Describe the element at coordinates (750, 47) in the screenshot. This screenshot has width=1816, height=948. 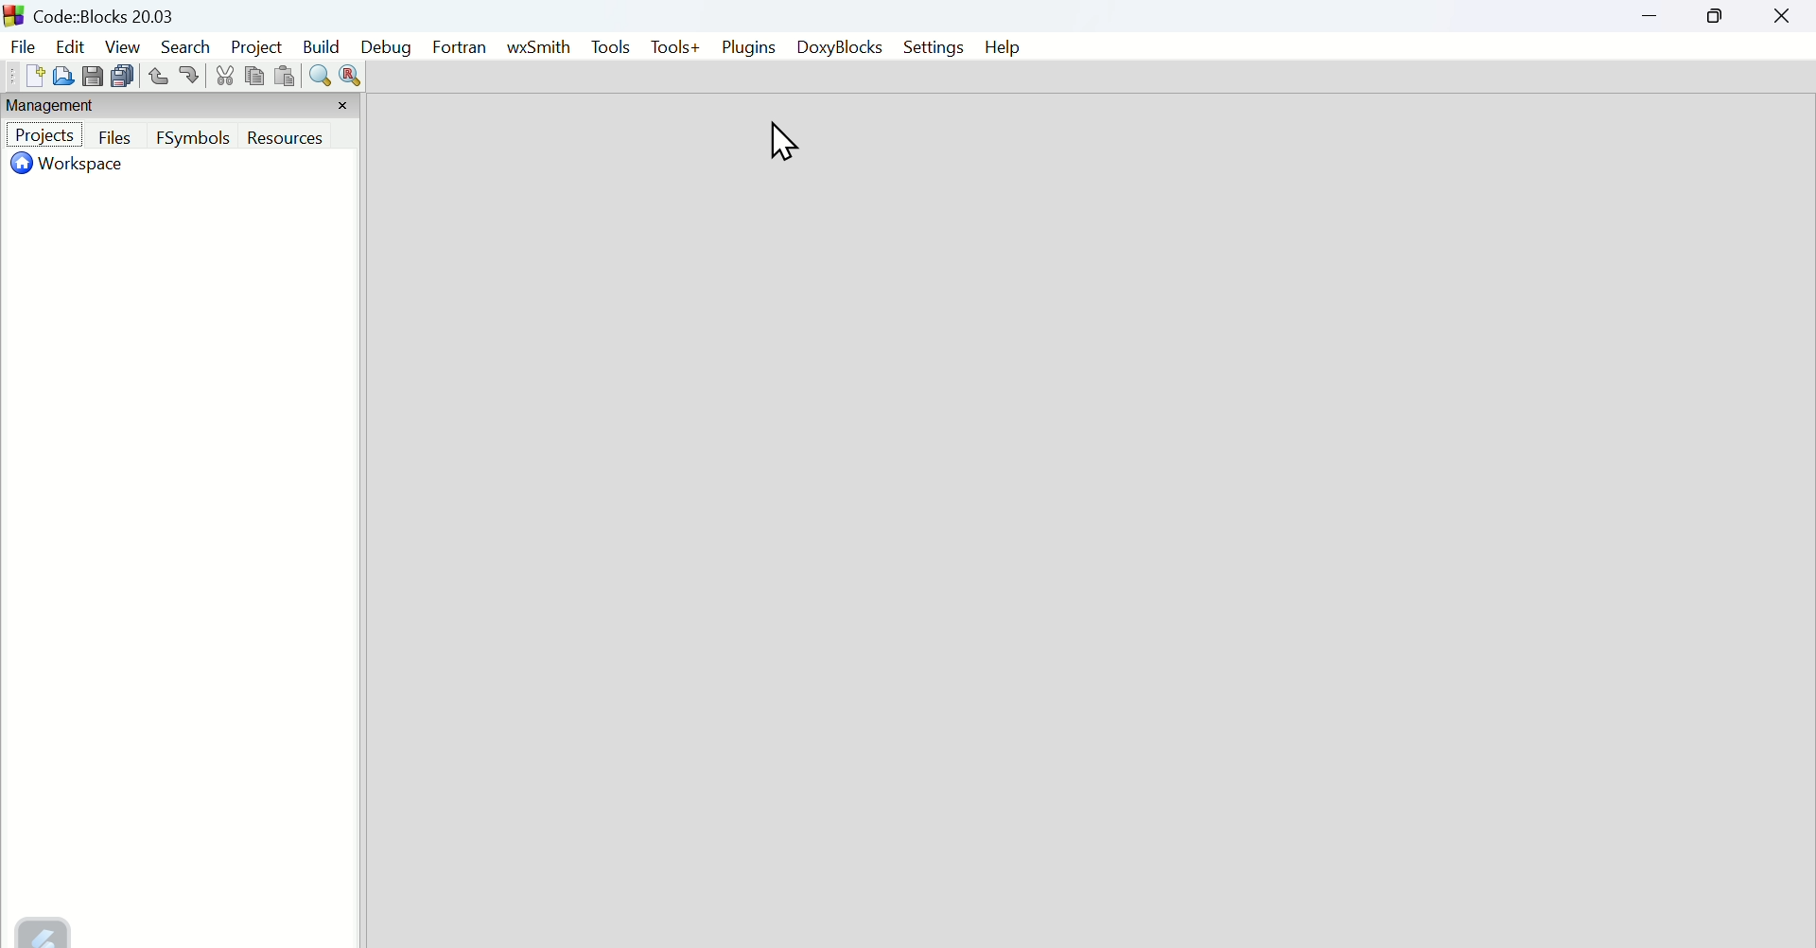
I see `Plugins` at that location.